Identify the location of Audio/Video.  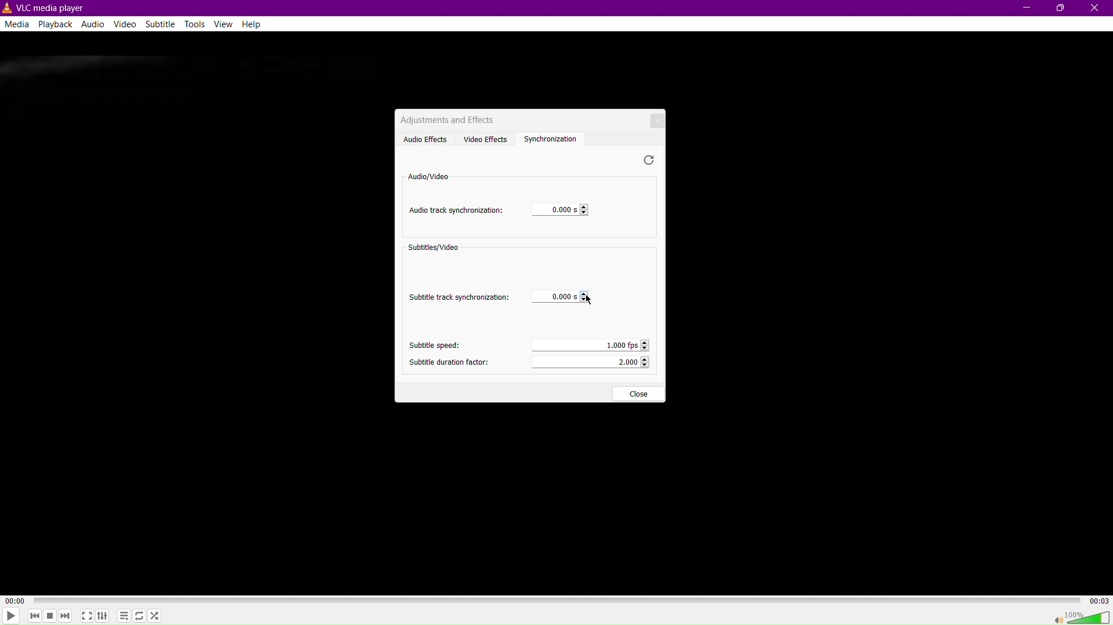
(427, 176).